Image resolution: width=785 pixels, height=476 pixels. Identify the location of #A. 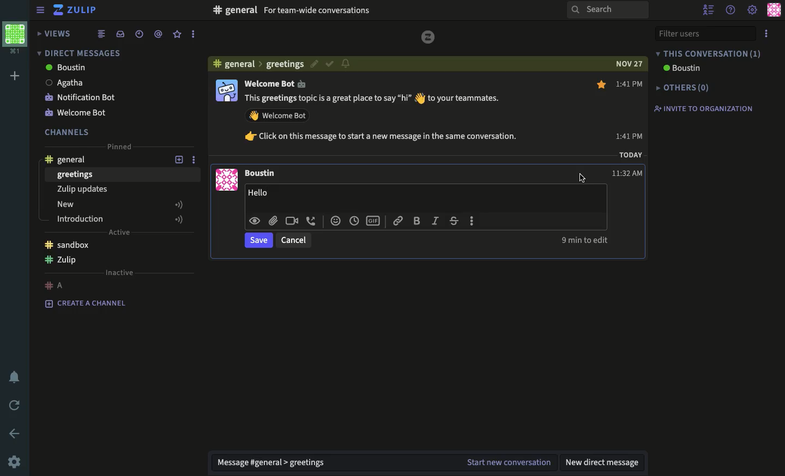
(55, 285).